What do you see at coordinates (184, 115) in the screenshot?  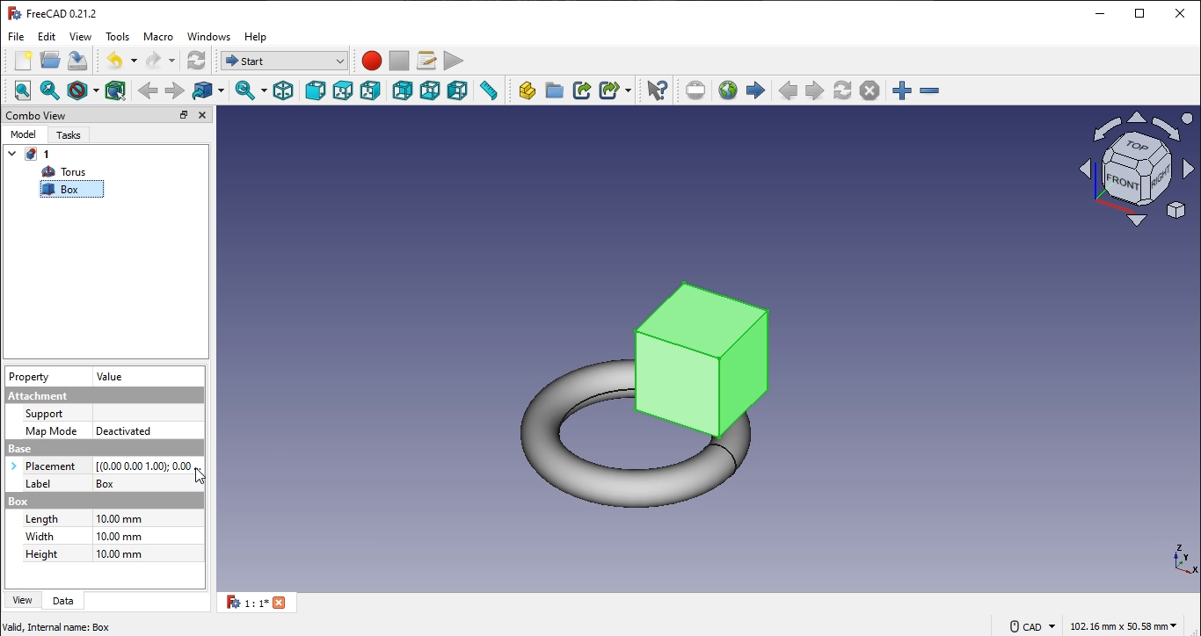 I see `restore` at bounding box center [184, 115].